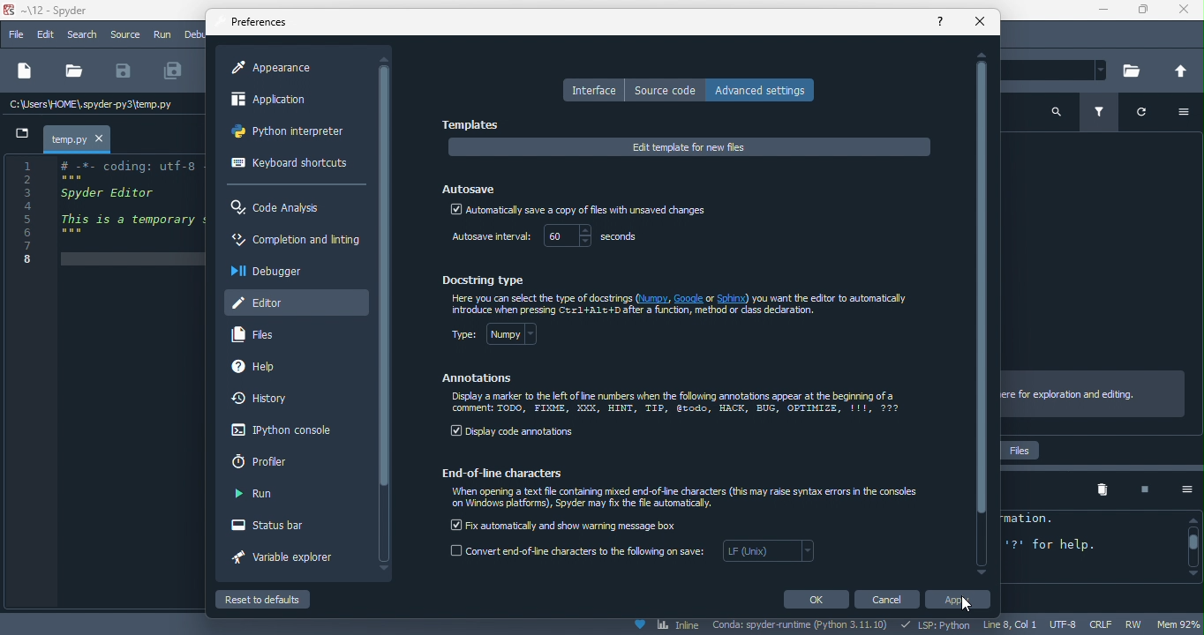  I want to click on variable explorer, so click(292, 560).